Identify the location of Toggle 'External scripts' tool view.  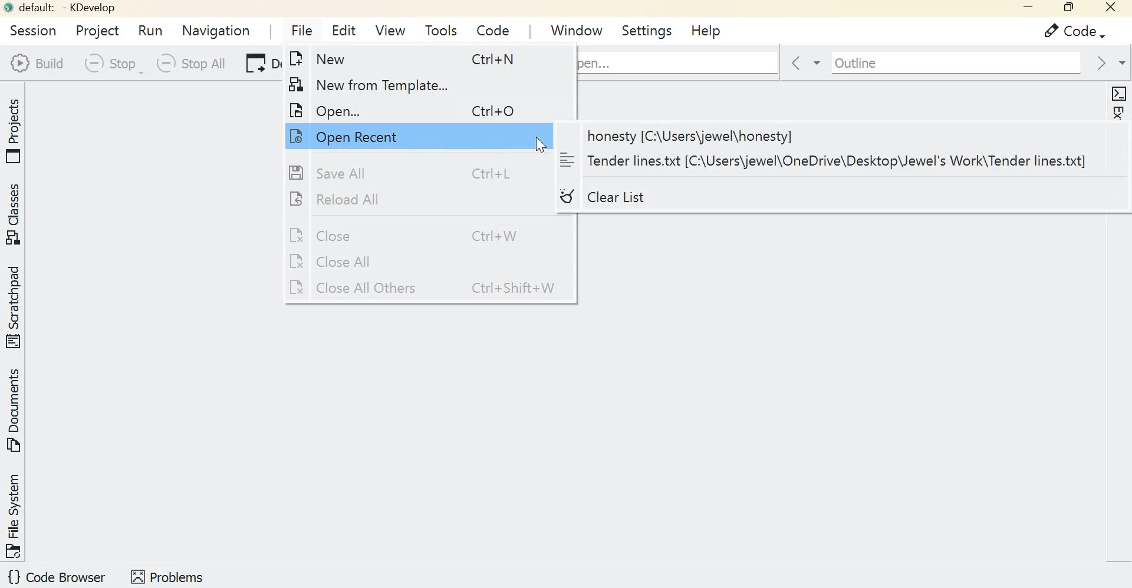
(1118, 143).